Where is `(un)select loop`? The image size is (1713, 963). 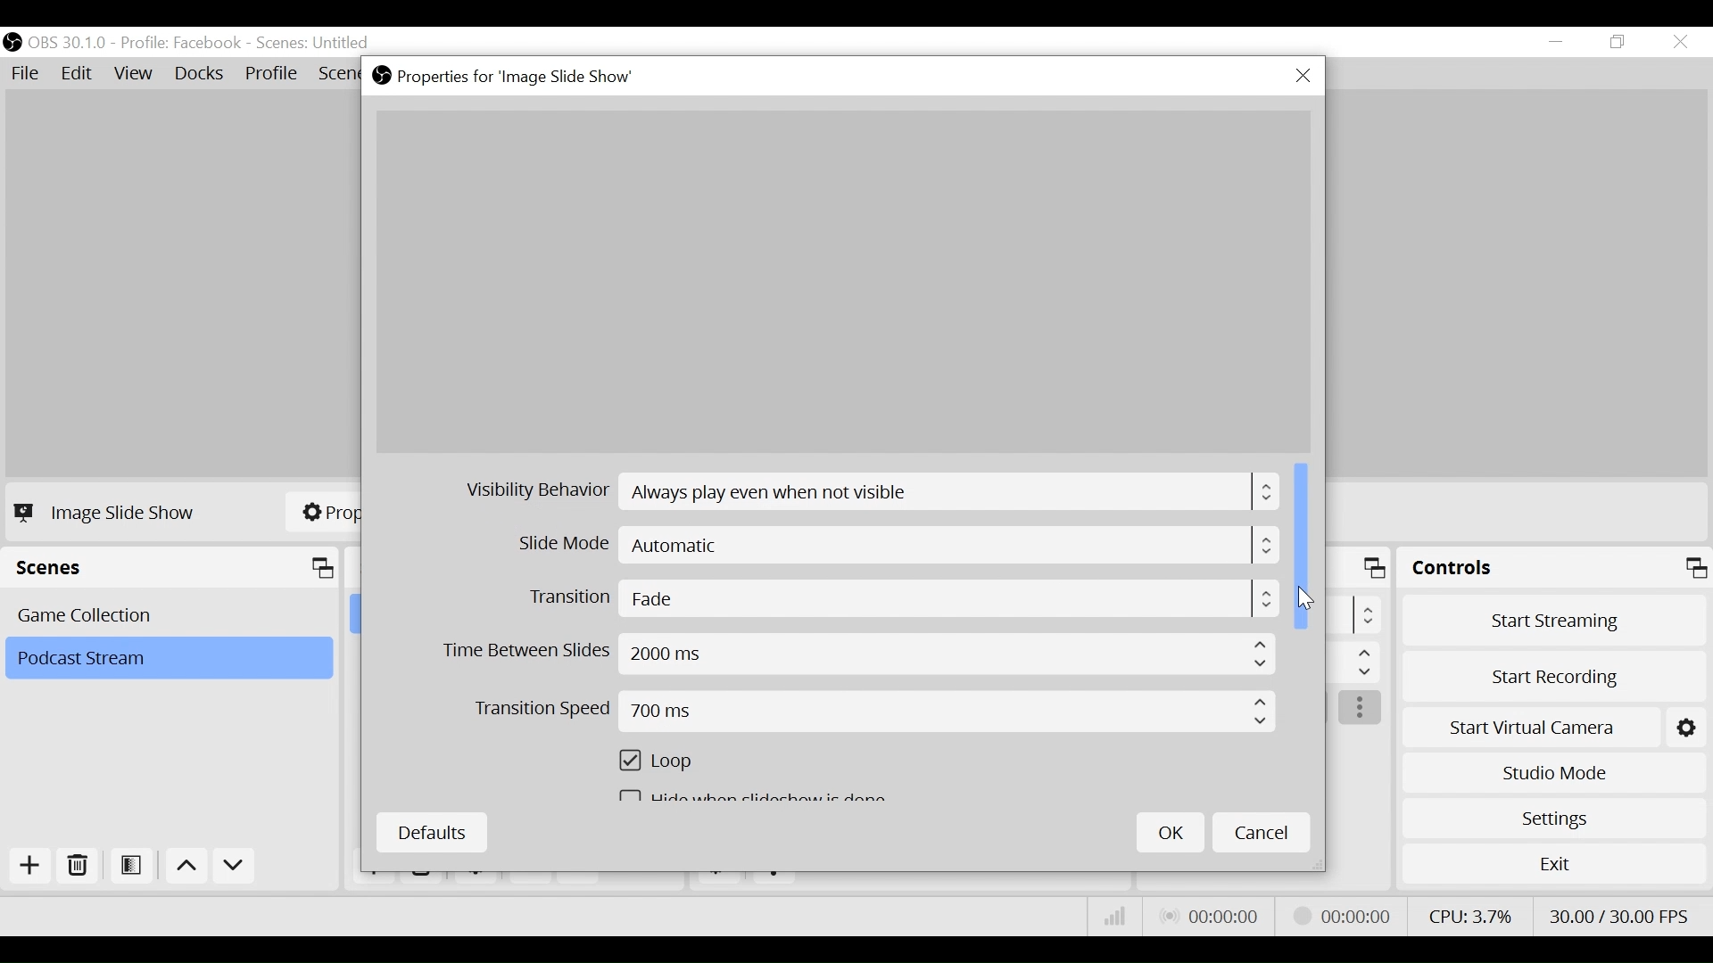
(un)select loop is located at coordinates (665, 766).